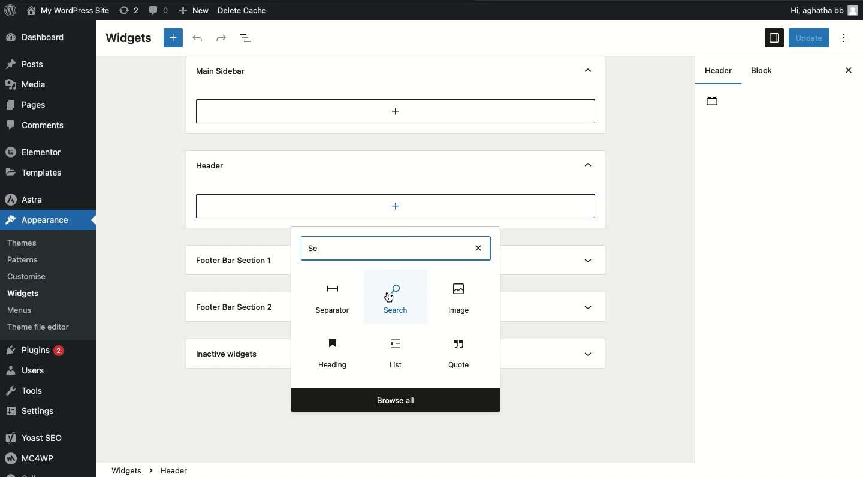  I want to click on Yoast SEO, so click(44, 439).